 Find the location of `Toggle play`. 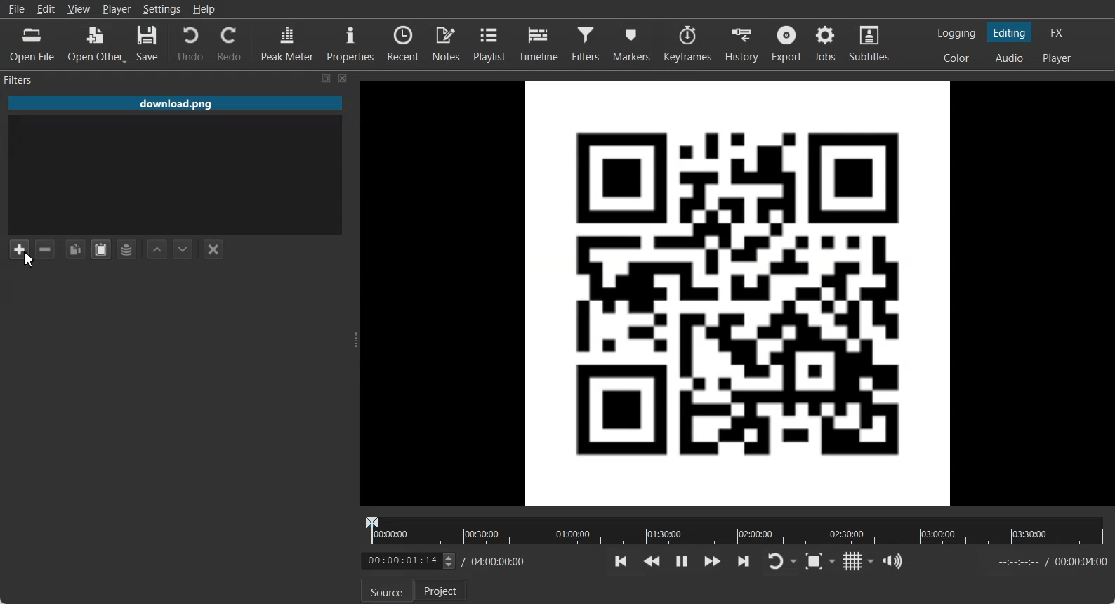

Toggle play is located at coordinates (682, 561).